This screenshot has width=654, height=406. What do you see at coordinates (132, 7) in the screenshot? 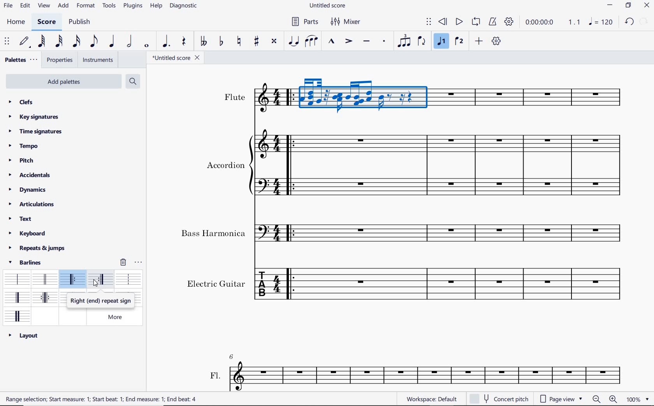
I see `plugins` at bounding box center [132, 7].